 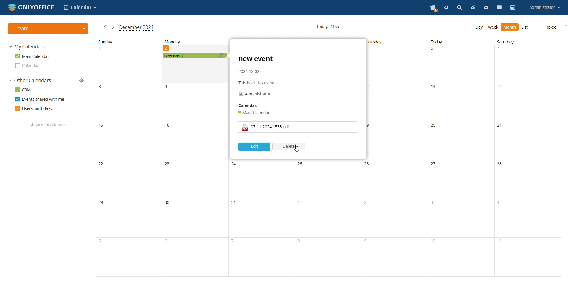 I want to click on ONLYOFFICE, so click(x=31, y=7).